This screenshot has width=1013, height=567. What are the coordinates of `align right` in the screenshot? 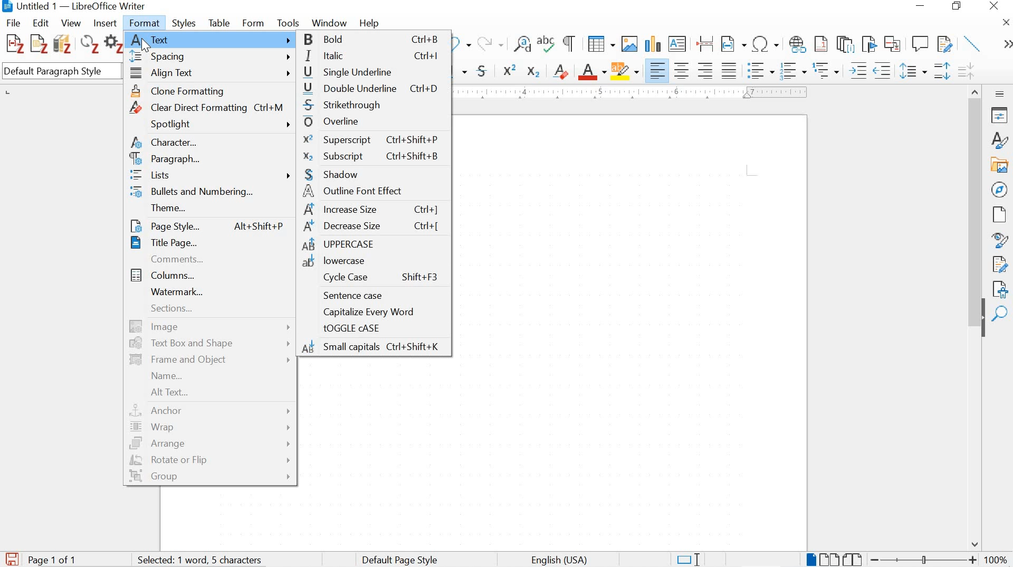 It's located at (707, 70).